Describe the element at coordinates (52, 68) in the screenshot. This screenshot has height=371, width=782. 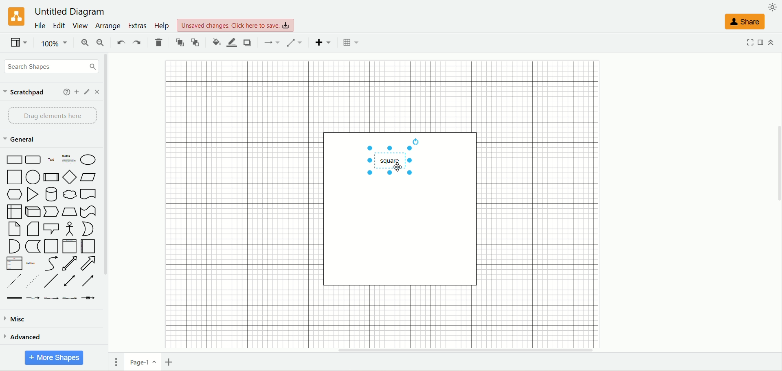
I see `search shapes` at that location.